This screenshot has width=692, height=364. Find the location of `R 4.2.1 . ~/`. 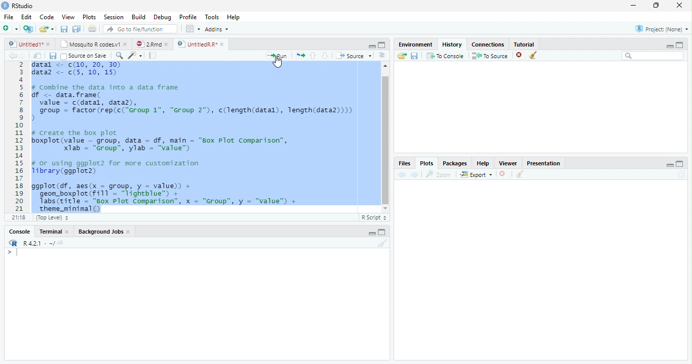

R 4.2.1 . ~/ is located at coordinates (39, 243).